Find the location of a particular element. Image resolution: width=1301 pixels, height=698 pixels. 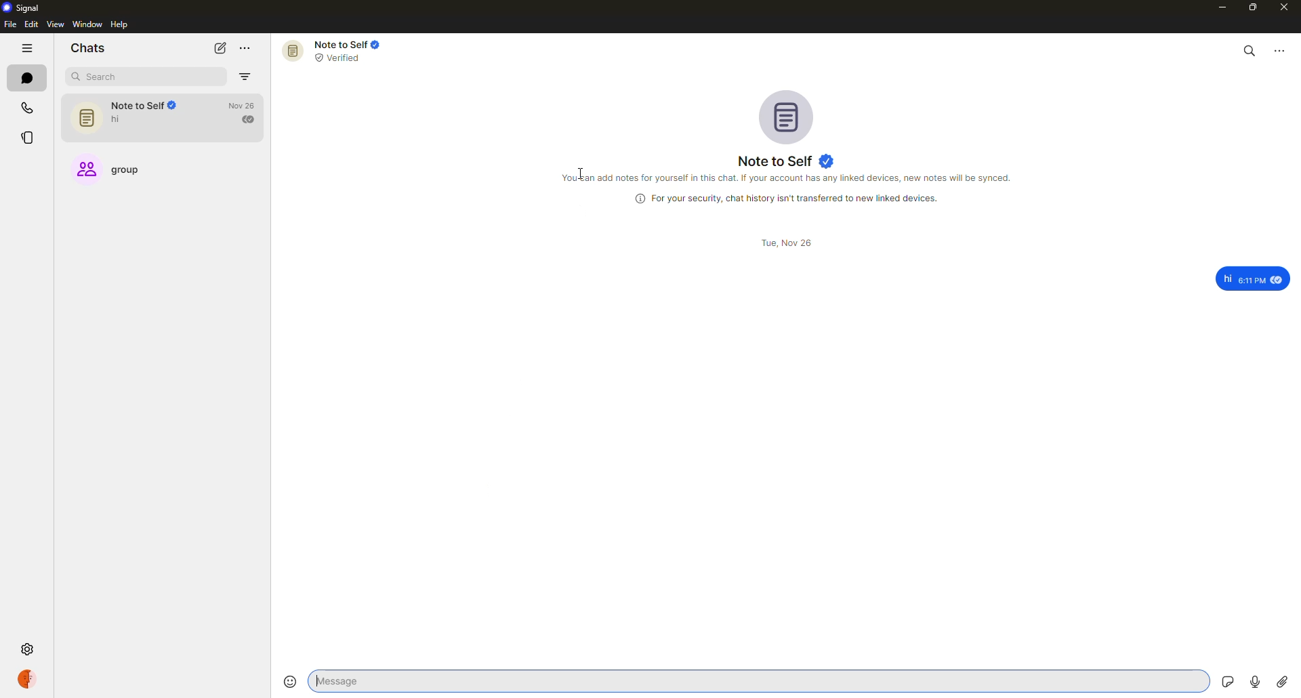

message is located at coordinates (1247, 276).